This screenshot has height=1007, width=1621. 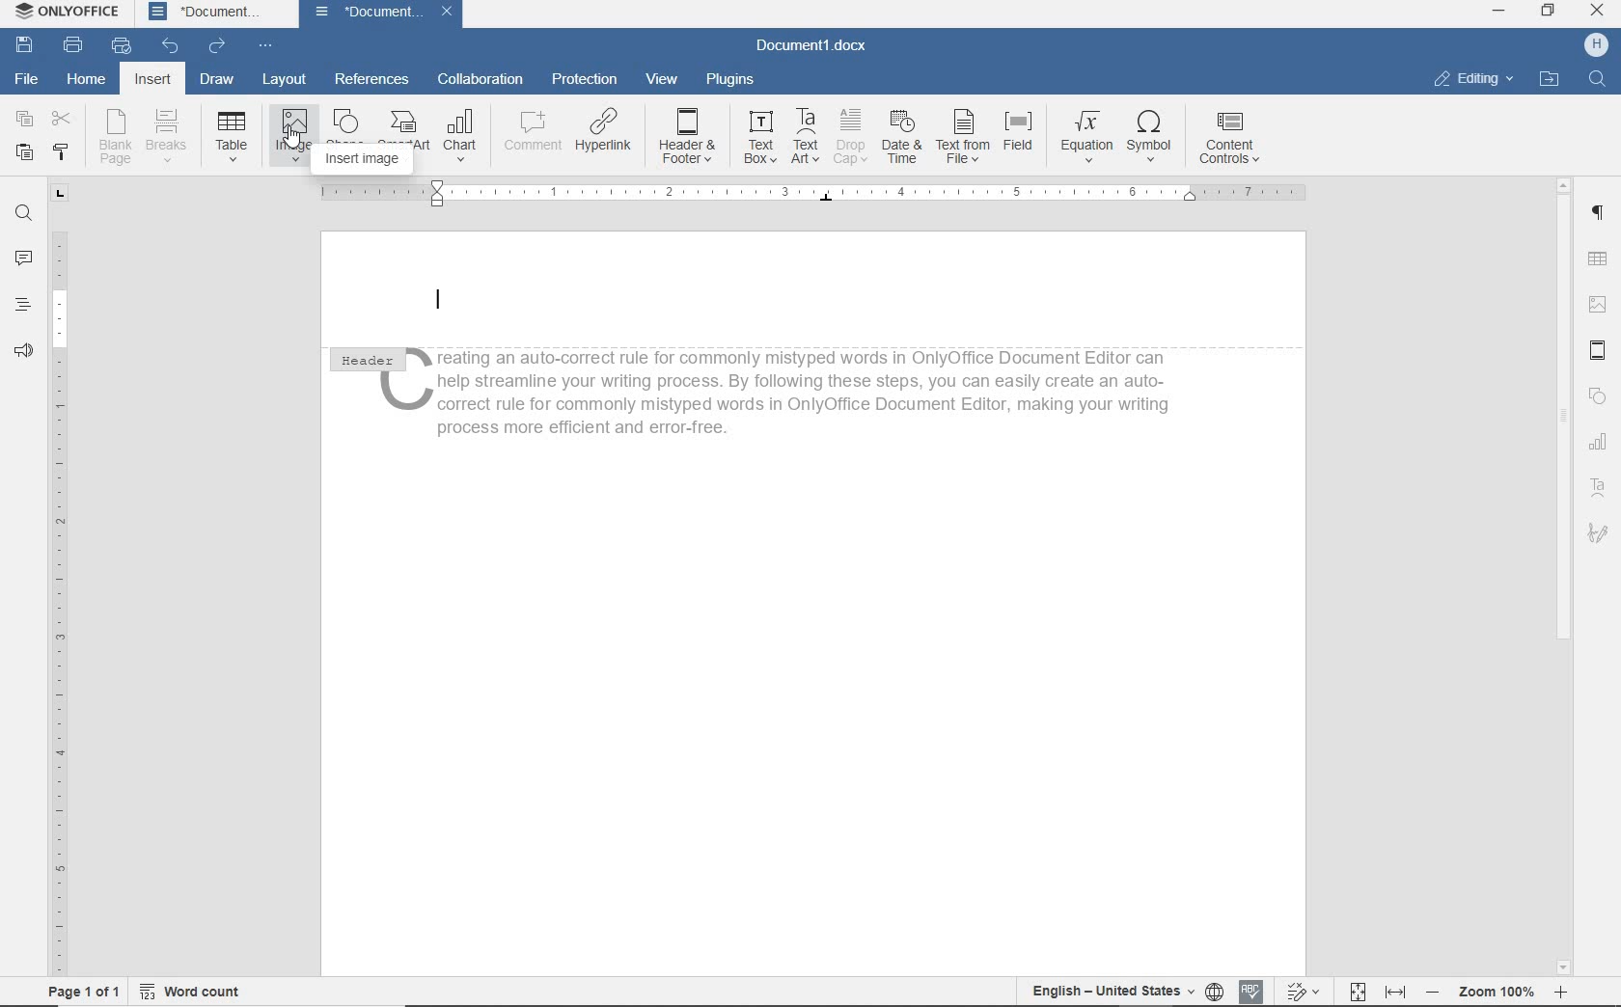 What do you see at coordinates (122, 42) in the screenshot?
I see `QUICK PRINT` at bounding box center [122, 42].